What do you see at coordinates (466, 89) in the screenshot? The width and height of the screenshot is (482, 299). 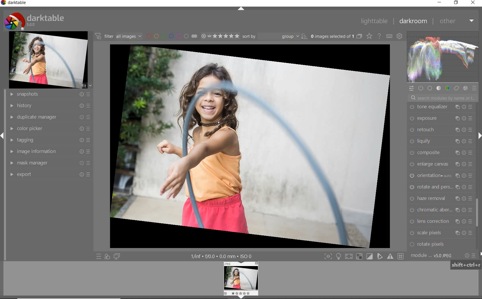 I see `effect` at bounding box center [466, 89].